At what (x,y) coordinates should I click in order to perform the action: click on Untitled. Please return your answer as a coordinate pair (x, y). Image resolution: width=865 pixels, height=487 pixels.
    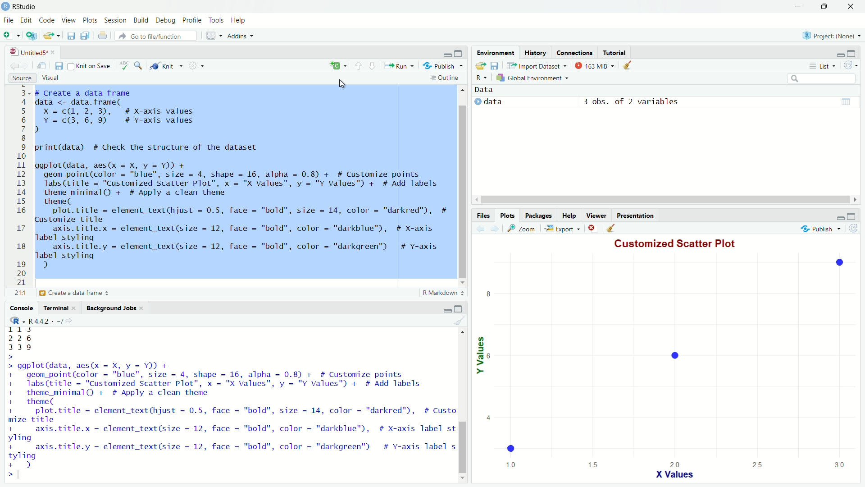
    Looking at the image, I should click on (31, 53).